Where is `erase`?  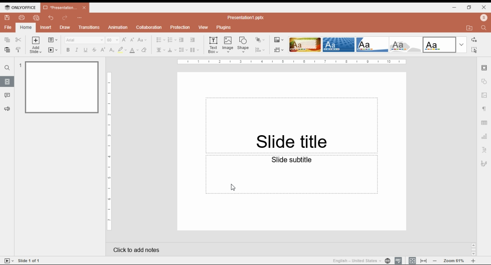
erase is located at coordinates (145, 50).